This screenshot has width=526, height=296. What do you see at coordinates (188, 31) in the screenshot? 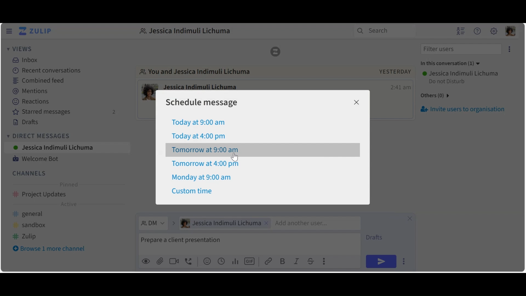
I see `Direct message with user` at bounding box center [188, 31].